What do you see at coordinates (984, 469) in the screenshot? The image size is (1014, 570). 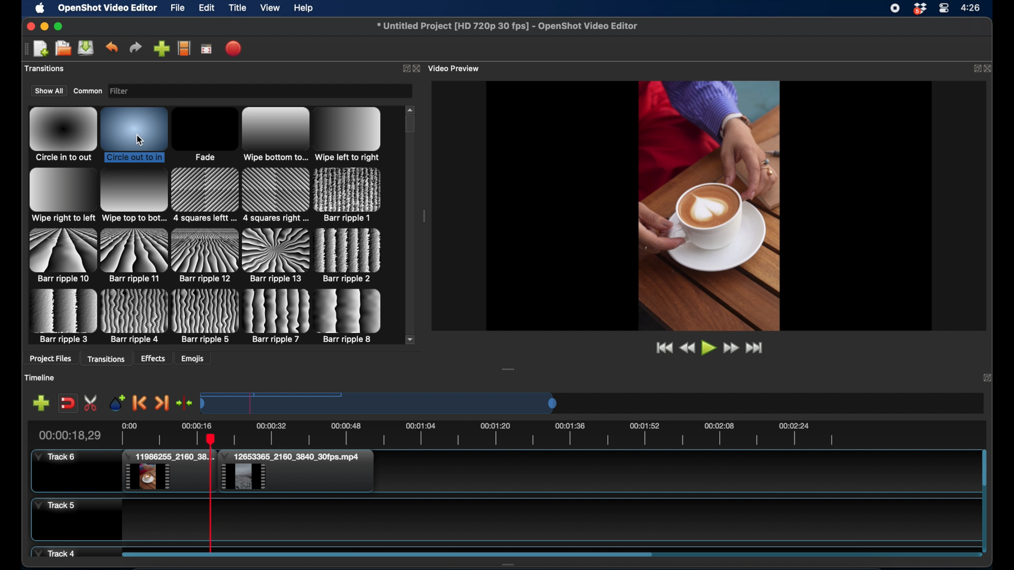 I see `scroll bar` at bounding box center [984, 469].